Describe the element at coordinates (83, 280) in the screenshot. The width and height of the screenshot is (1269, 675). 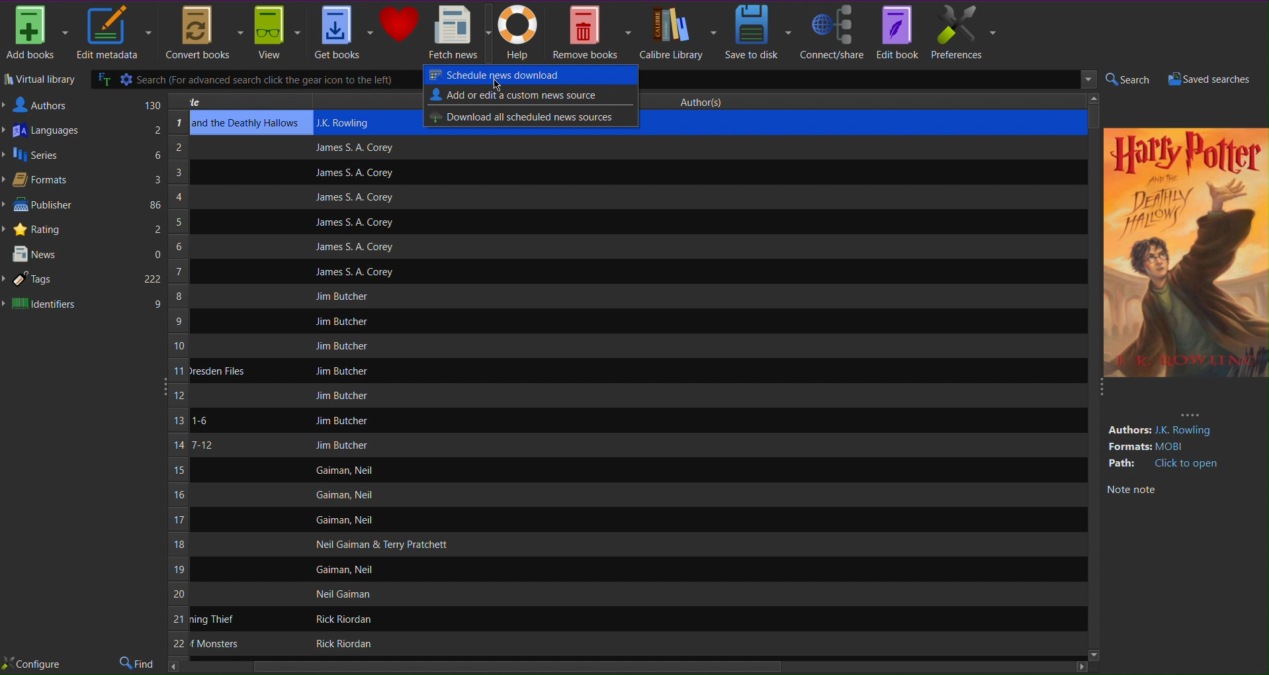
I see `Tags` at that location.